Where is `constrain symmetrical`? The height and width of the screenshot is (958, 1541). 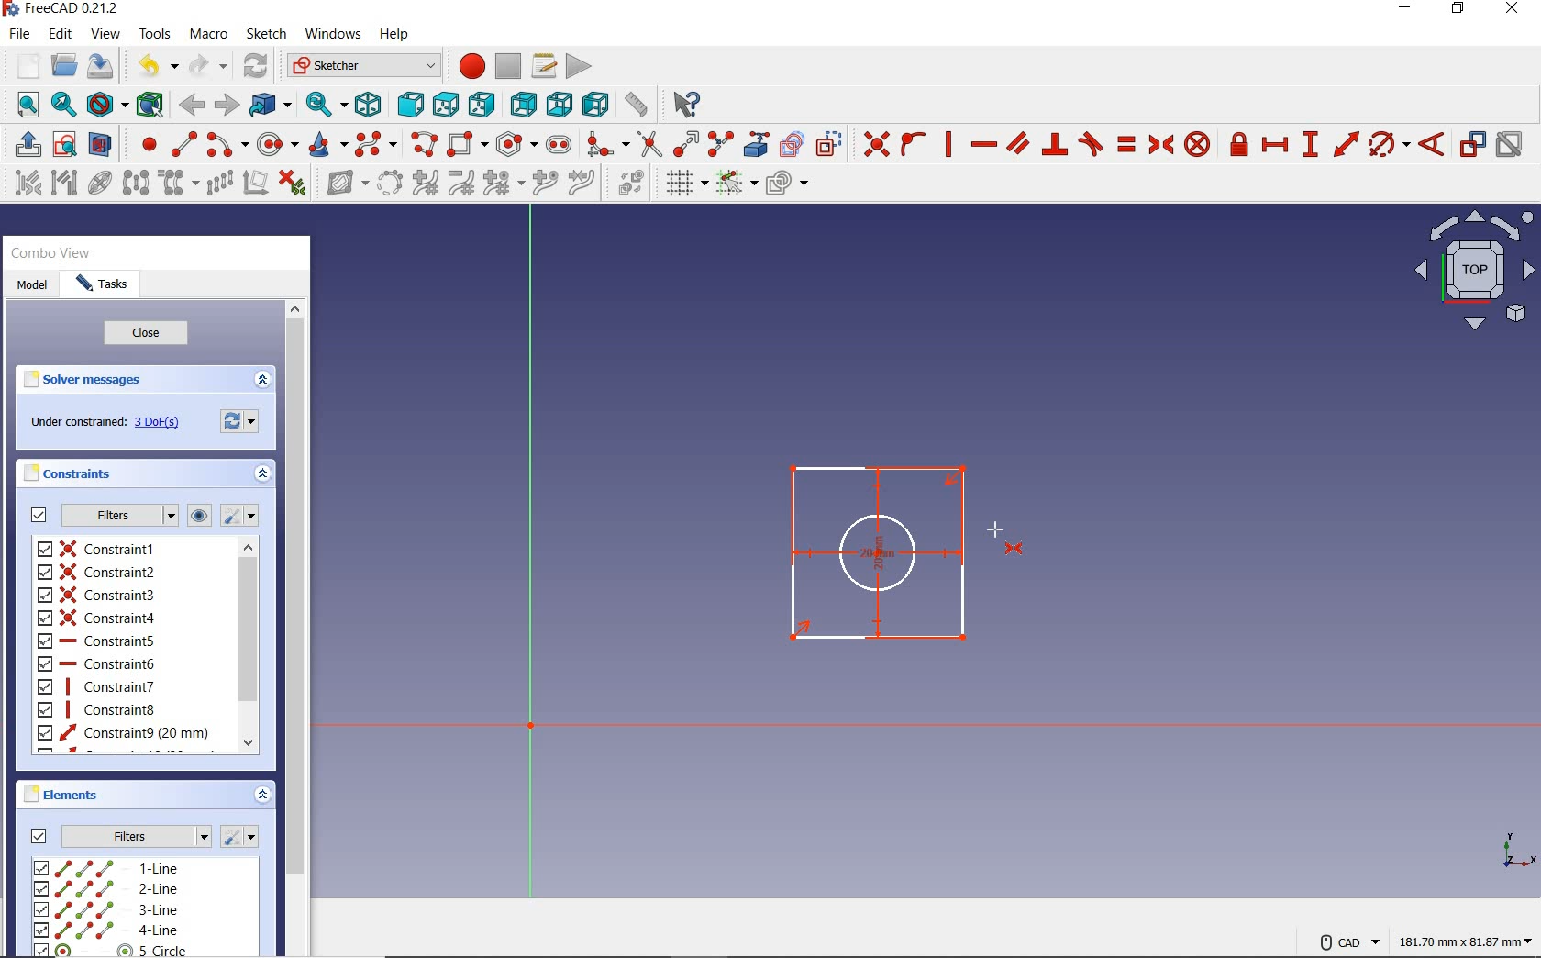 constrain symmetrical is located at coordinates (1163, 145).